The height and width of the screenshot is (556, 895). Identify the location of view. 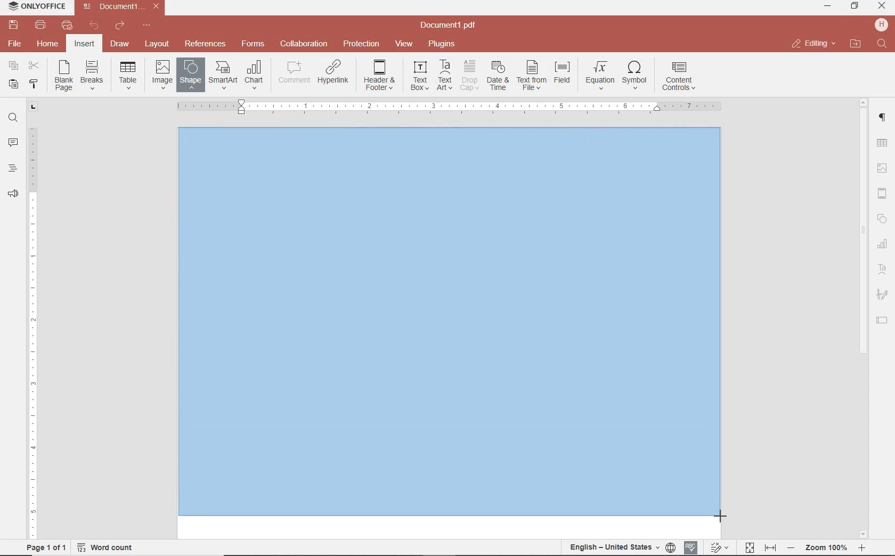
(404, 44).